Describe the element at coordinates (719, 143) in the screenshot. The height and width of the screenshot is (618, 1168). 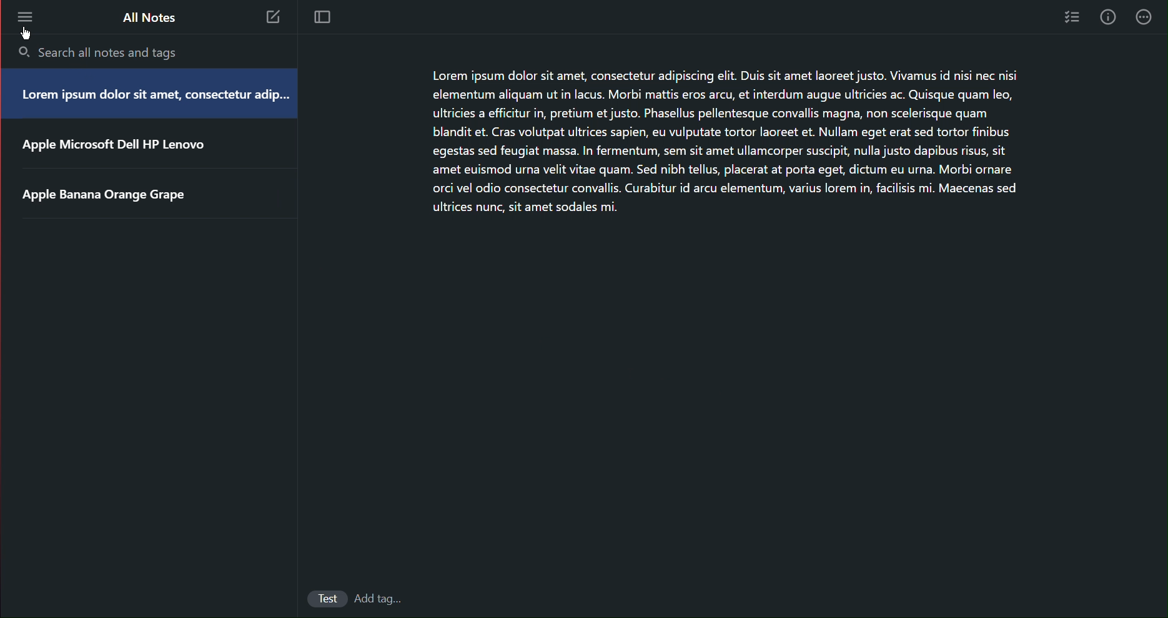
I see `Lorem ipsum dolor sit amet, consectetur adipiscing elit. Duis sit amet laoreet justo. Vivamus id nisi nec nisi
elementum aliquam ut in lacus. Morbi mattis eros arcu, et interdum augue ultricies ac. Quisque quam leo,
ultricies a efficitur in, pretium et justo. Phasellus pellentesque convallis magna, non scelerisque quam
blandit et. Cras volutpat ultrices sapien, eu vulputate tortor laoreet et. Nullam eget erat sed tortor finibus
egestas sed feugiat massa. In fermentum, sem sit amet ullamcorper suscipit, nulla justo dapibus risus, sit
amet euismod urna velit vitae quam. Sed nibh tellus, placerat at porta eget, dictum eu urna. Morbi ornare
orci vel odio consectetur convallis. Curabitur id arcu elementum, varius lorem in, facilisis mi. Maecenas sed
ultrices nunc, sit amet sodales mi.` at that location.